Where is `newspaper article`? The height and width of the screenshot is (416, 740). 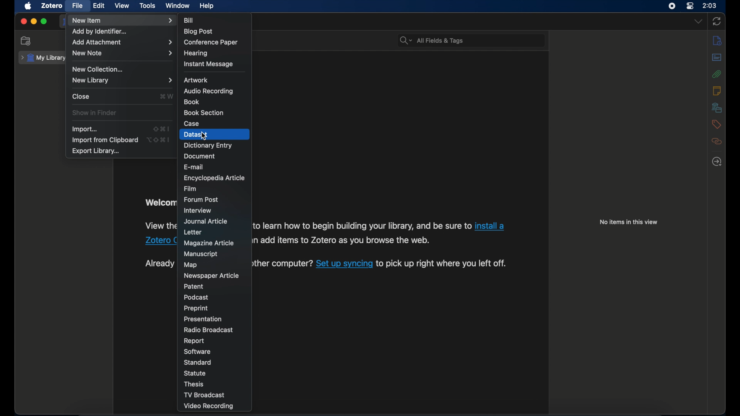
newspaper article is located at coordinates (212, 276).